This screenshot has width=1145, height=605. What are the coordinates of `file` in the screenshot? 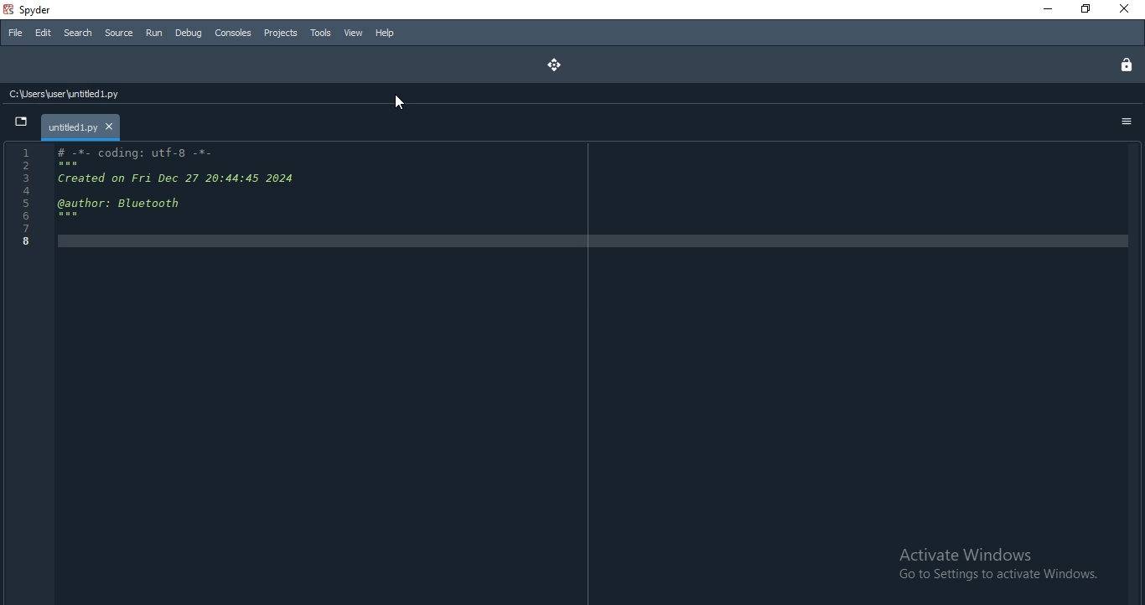 It's located at (16, 31).